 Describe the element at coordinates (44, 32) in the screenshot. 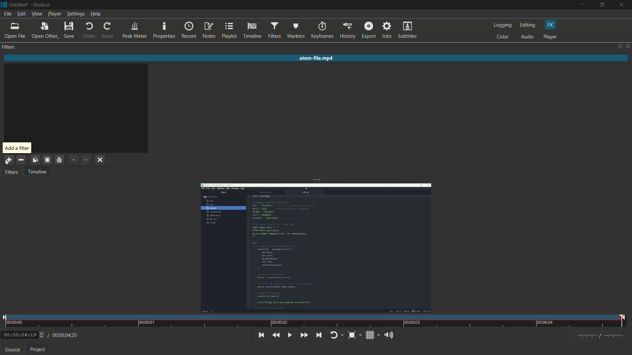

I see `open other` at that location.